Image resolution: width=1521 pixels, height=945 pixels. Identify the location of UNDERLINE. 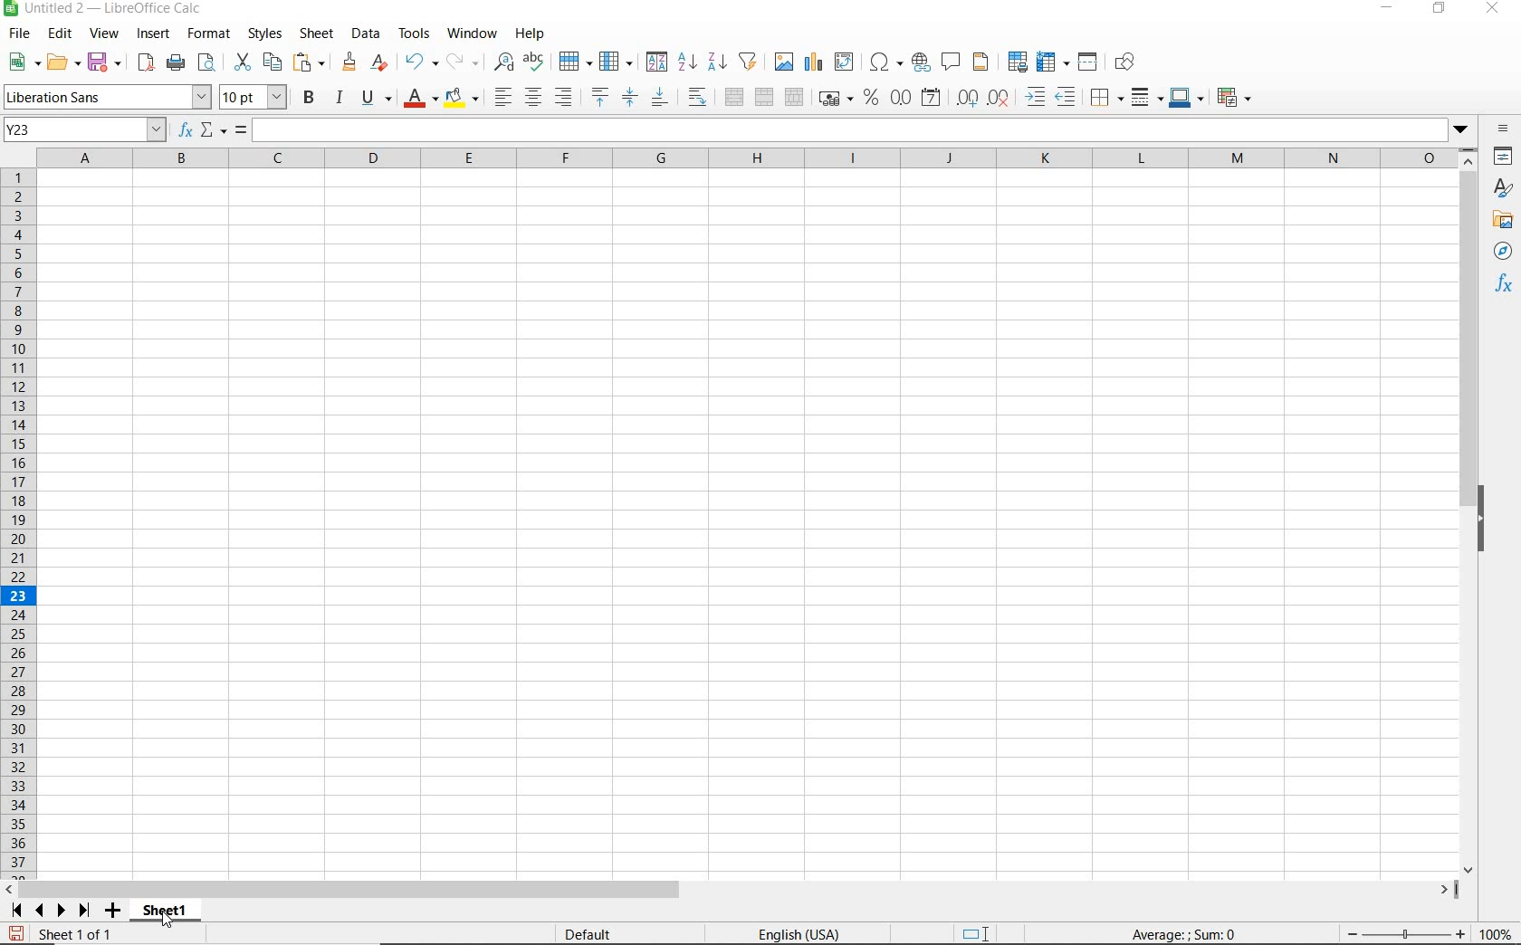
(376, 99).